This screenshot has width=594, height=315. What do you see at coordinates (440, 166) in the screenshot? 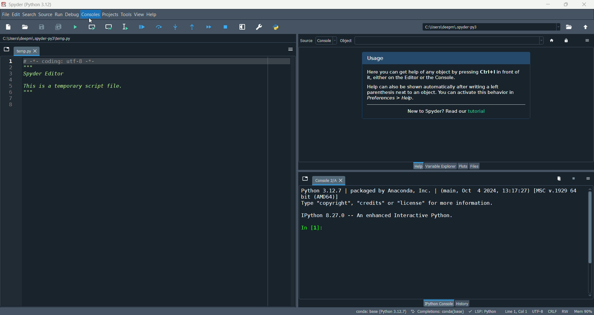
I see `variable explorer` at bounding box center [440, 166].